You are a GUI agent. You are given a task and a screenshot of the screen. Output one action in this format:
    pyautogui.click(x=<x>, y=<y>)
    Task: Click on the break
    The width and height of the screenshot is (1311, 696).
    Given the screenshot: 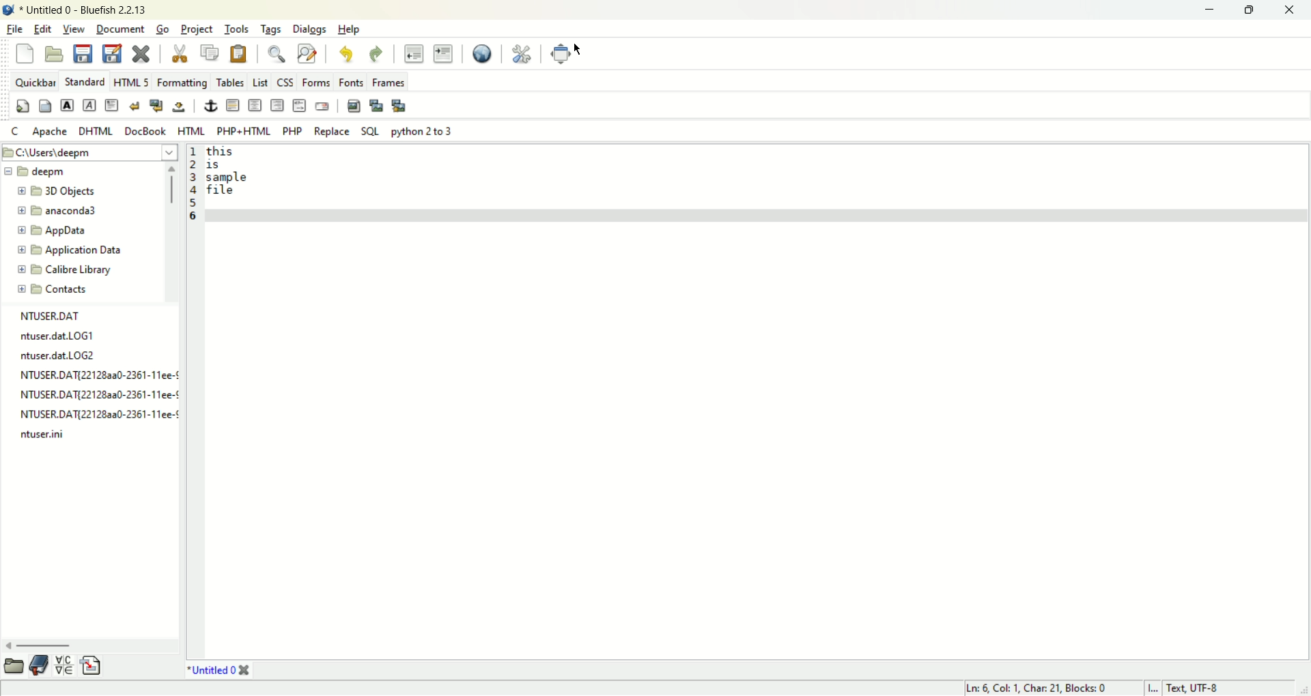 What is the action you would take?
    pyautogui.click(x=136, y=105)
    